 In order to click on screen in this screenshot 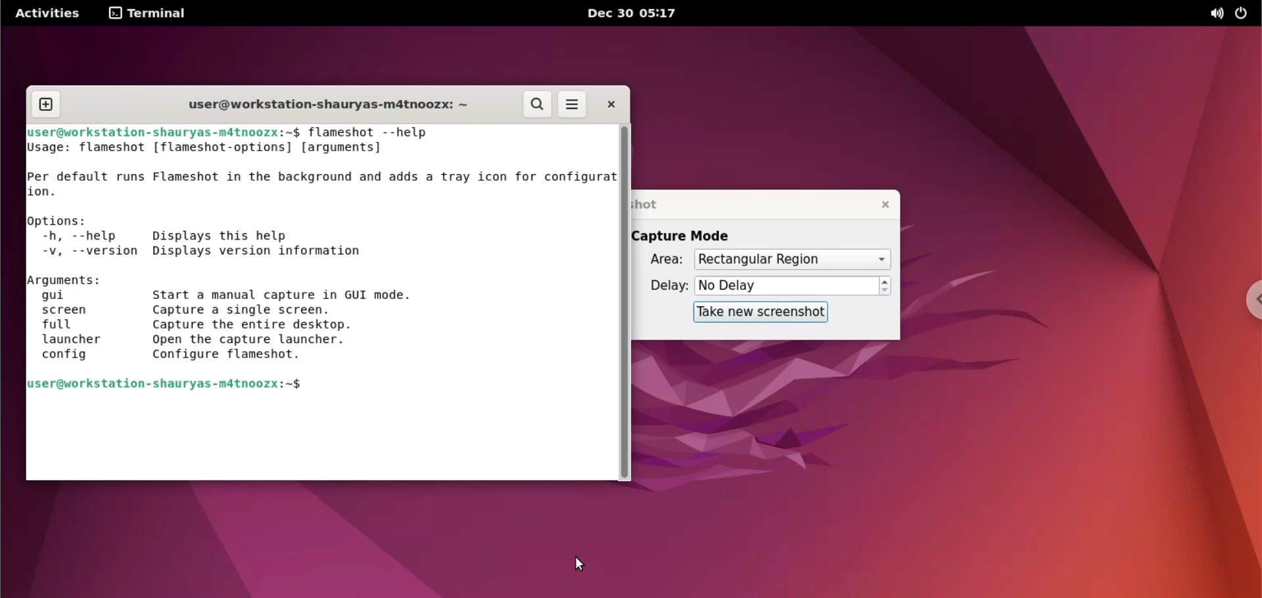, I will do `click(74, 311)`.